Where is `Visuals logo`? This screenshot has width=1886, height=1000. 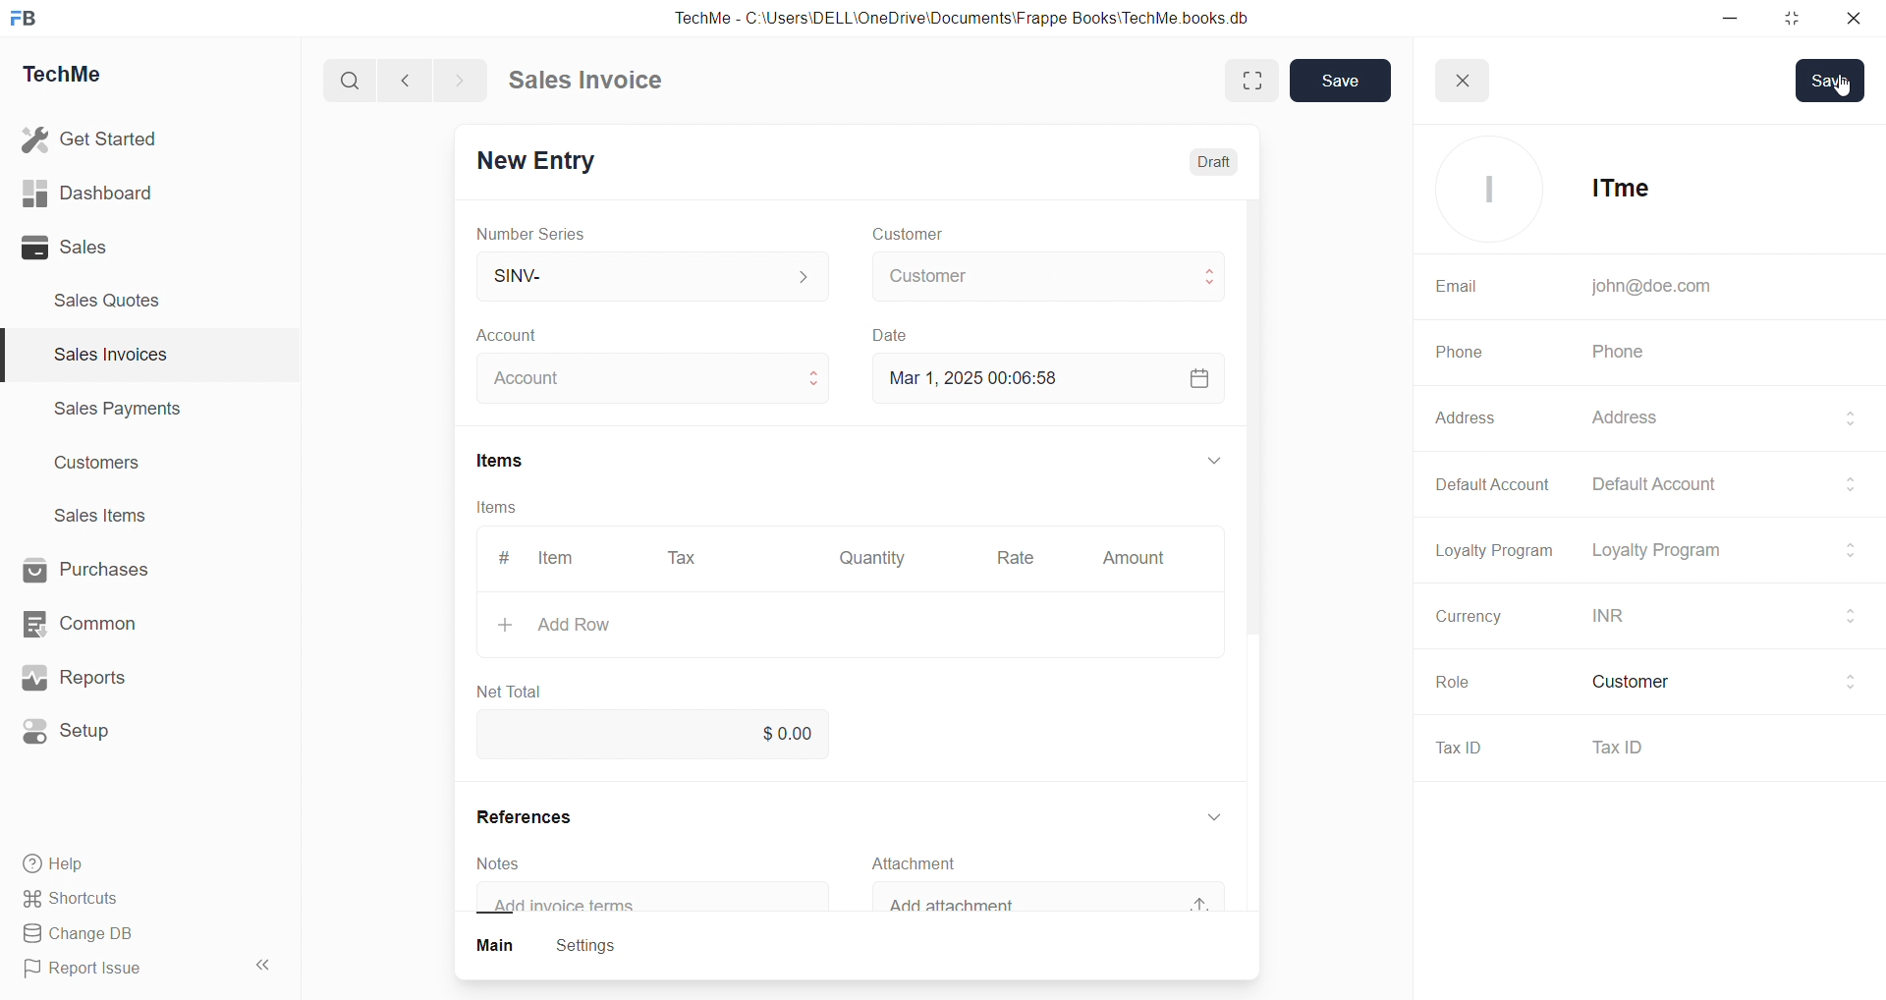 Visuals logo is located at coordinates (1484, 190).